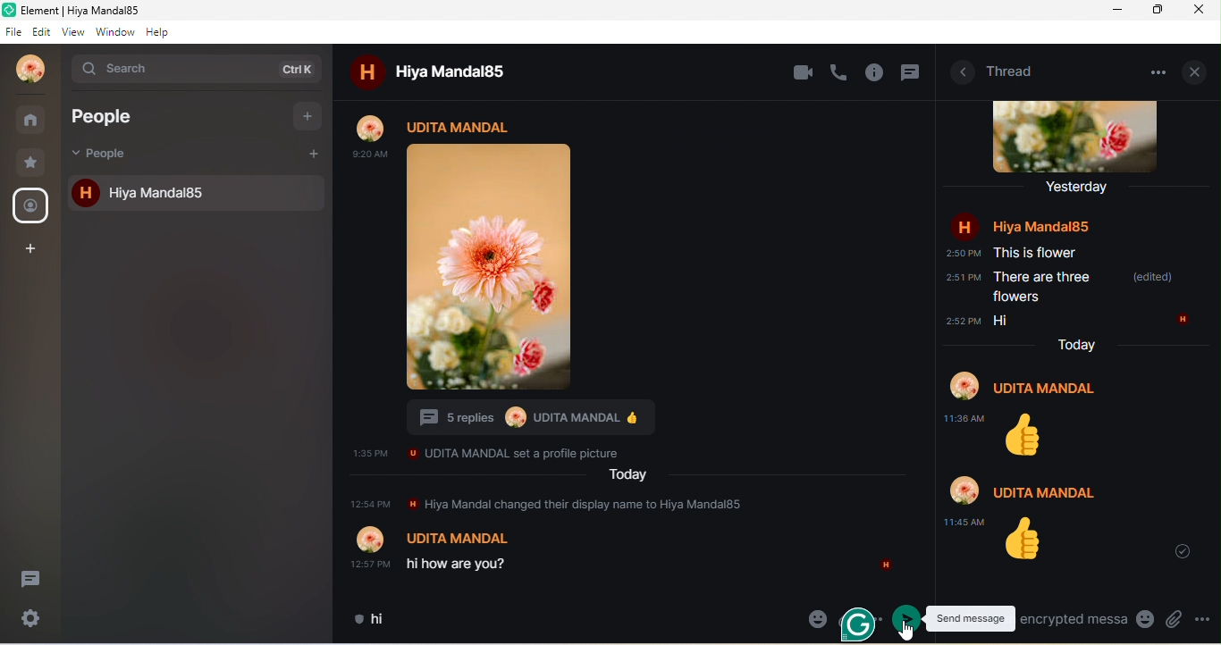  Describe the element at coordinates (460, 537) in the screenshot. I see `Udita Mandal` at that location.